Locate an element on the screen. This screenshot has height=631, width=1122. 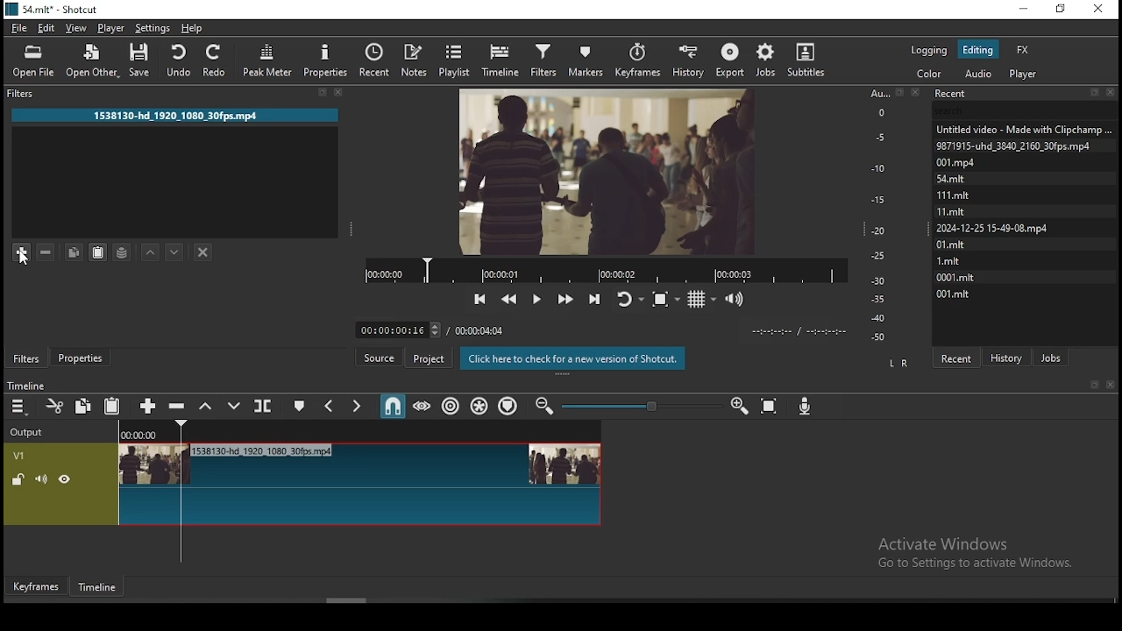
toggle grid display on the player is located at coordinates (701, 299).